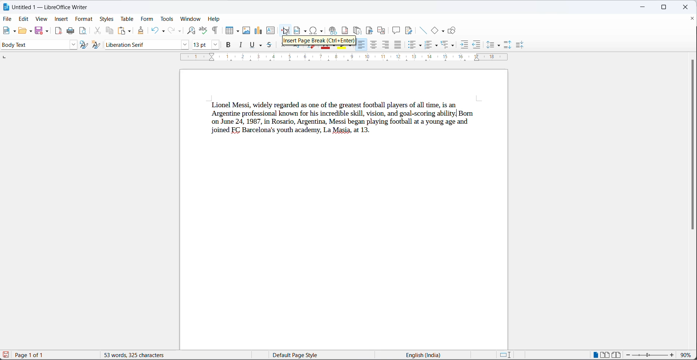 This screenshot has width=697, height=360. Describe the element at coordinates (61, 19) in the screenshot. I see `insert` at that location.